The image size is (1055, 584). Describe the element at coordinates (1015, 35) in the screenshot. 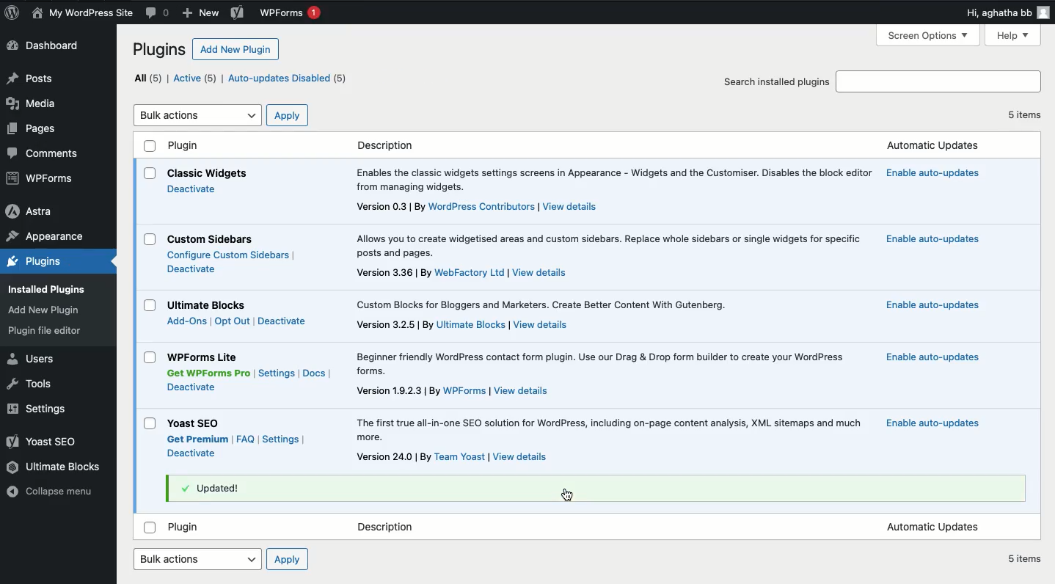

I see `Help` at that location.